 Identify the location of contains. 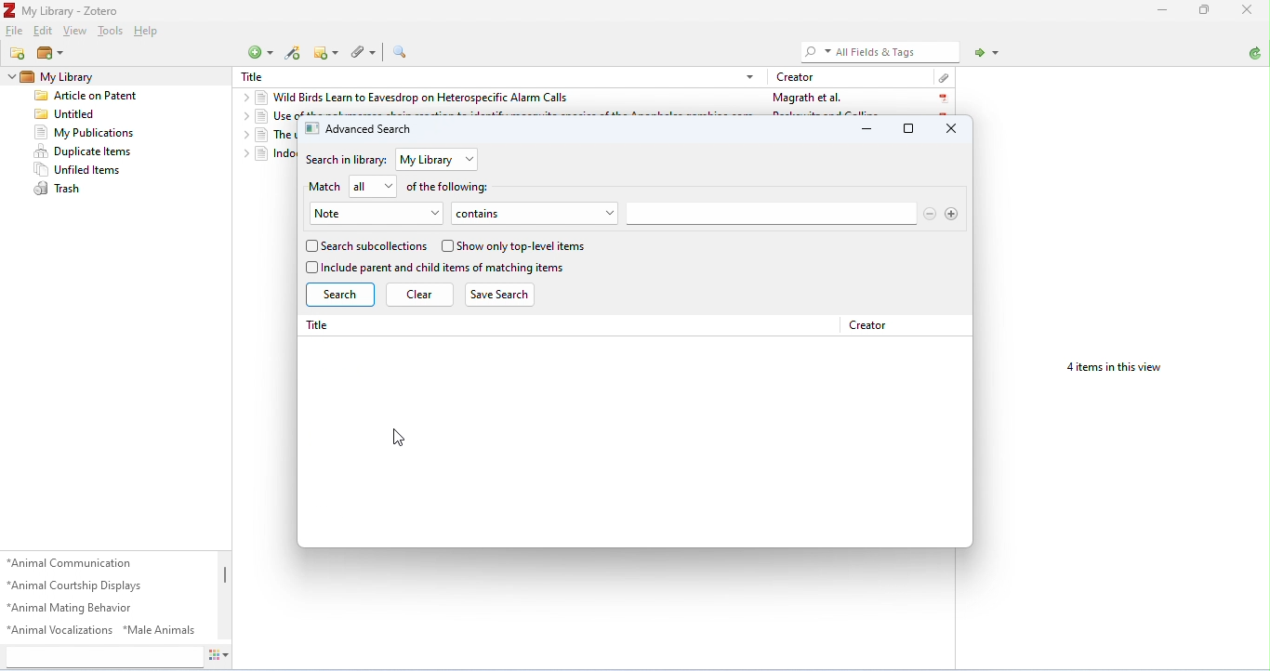
(523, 213).